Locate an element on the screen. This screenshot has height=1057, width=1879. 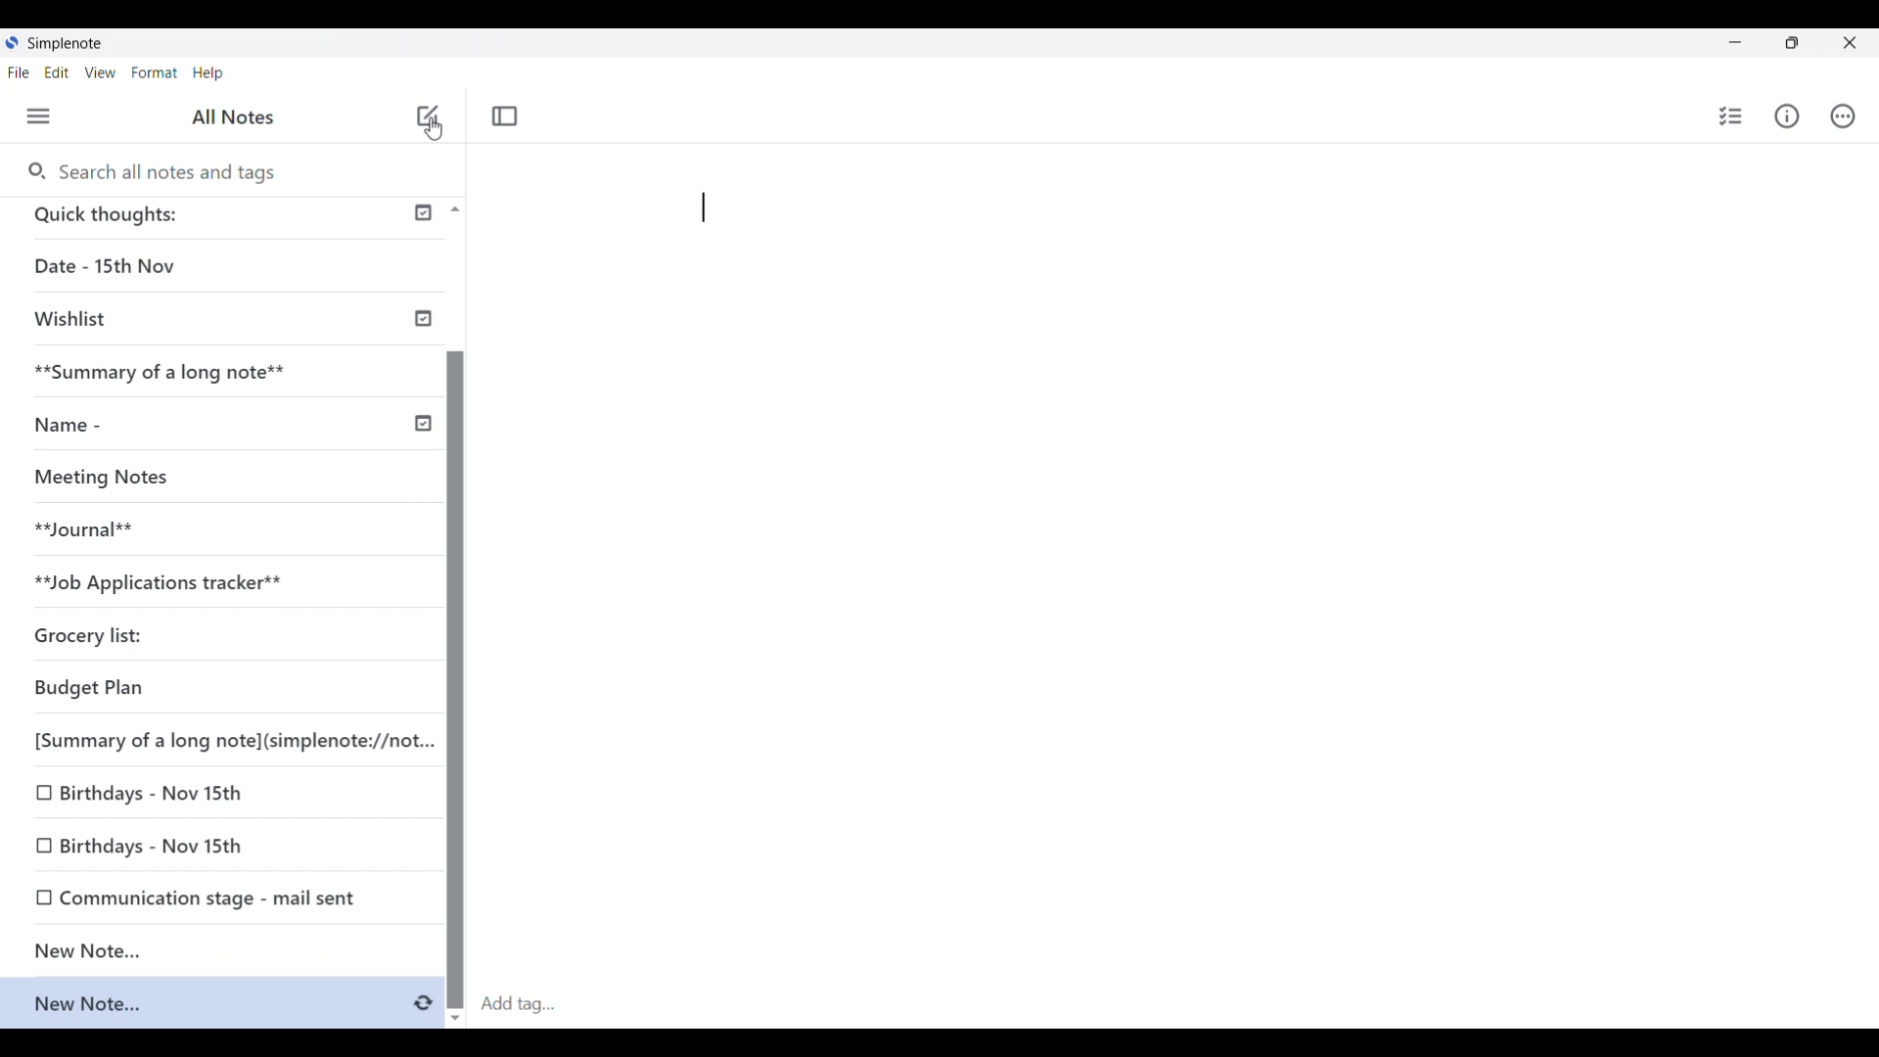
Edit menu is located at coordinates (58, 72).